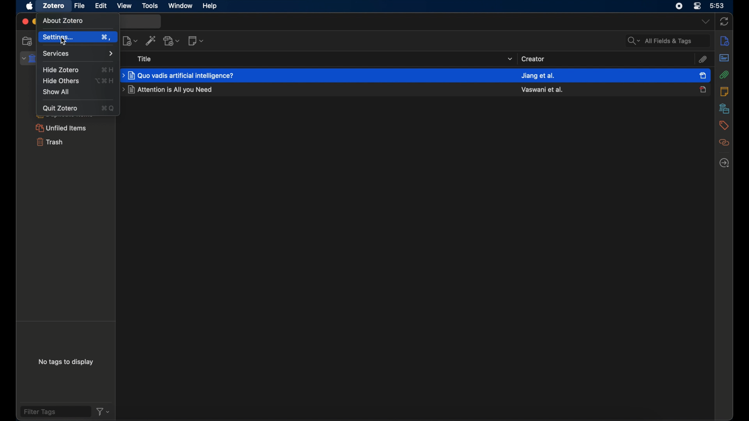  I want to click on filter dropdown menu, so click(103, 412).